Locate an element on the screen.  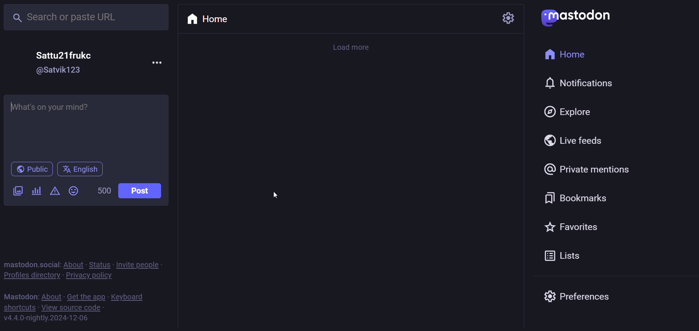
poll is located at coordinates (36, 191).